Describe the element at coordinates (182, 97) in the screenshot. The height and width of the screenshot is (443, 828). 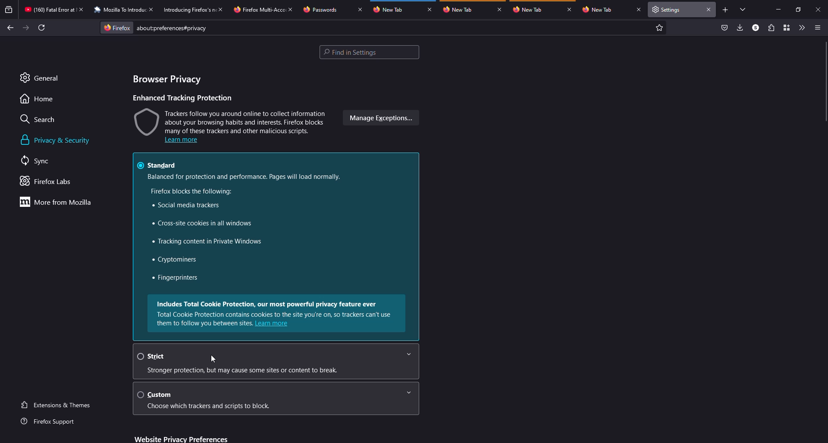
I see `enhanced protection` at that location.